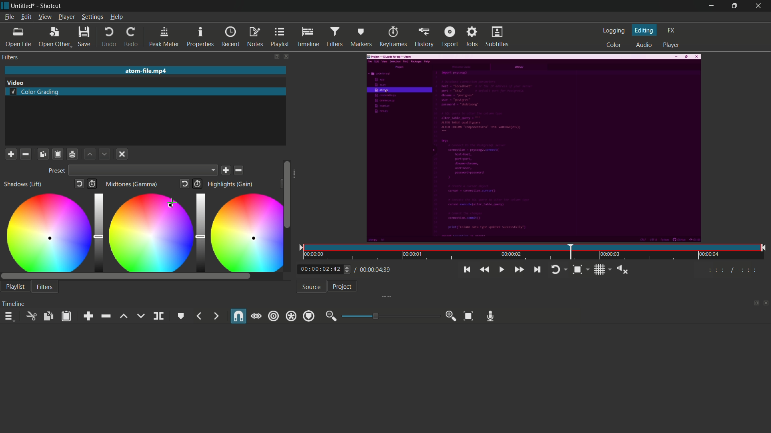 The width and height of the screenshot is (771, 433). I want to click on skip to the next point, so click(536, 269).